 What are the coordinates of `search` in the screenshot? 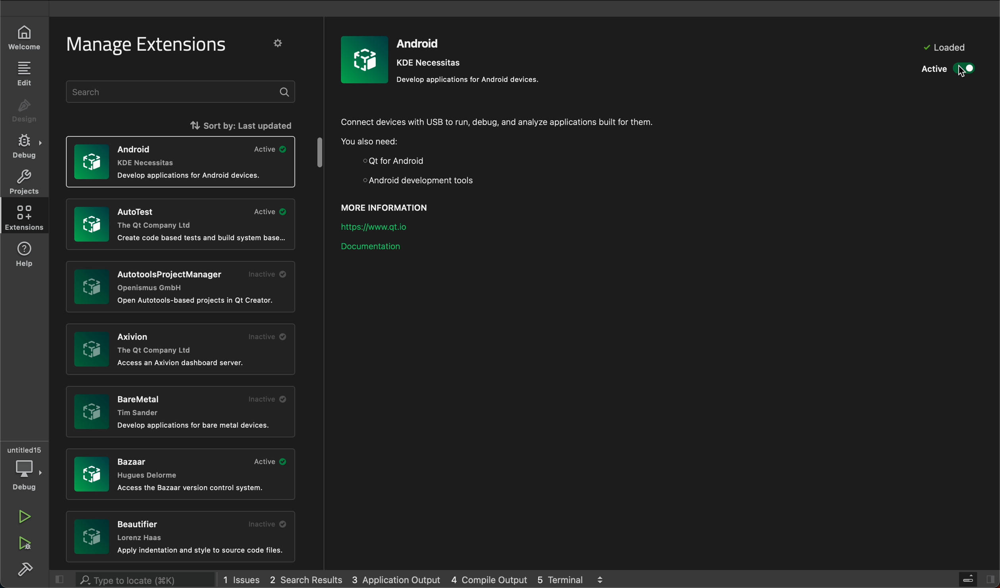 It's located at (183, 92).